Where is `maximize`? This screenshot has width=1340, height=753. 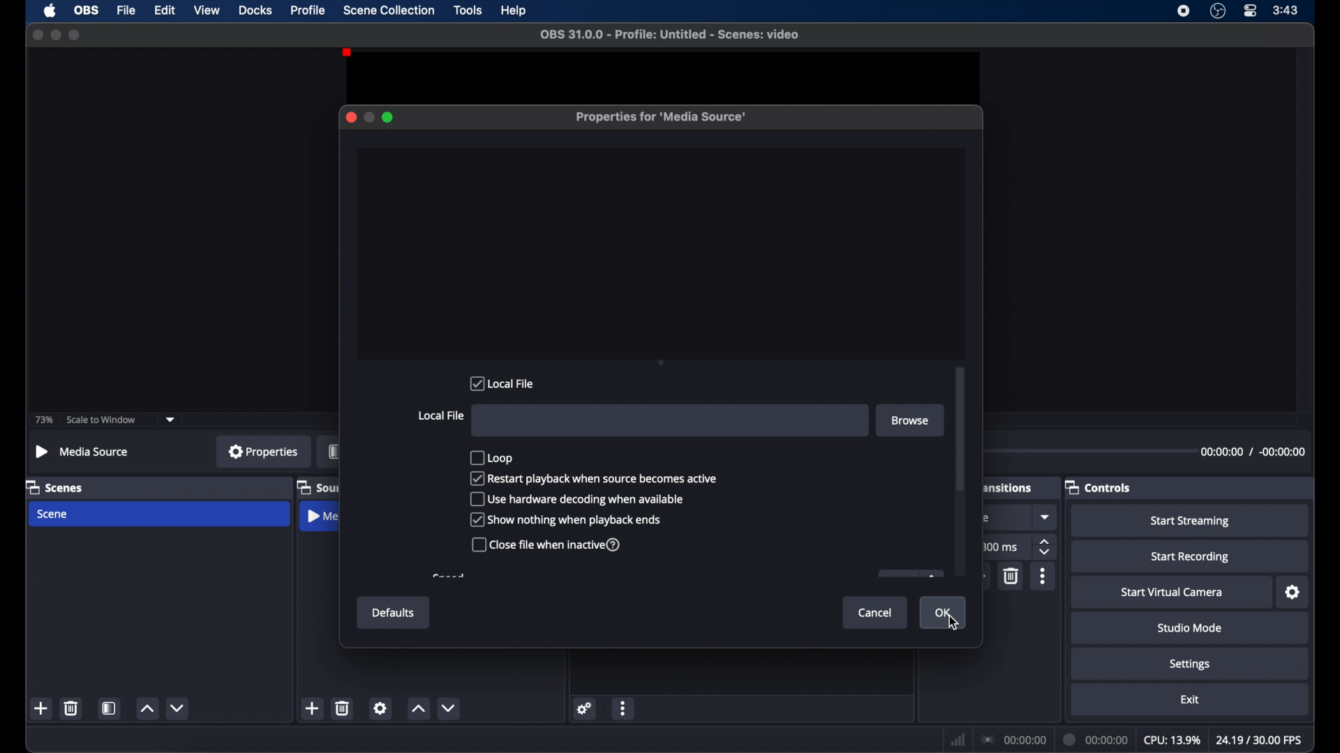
maximize is located at coordinates (76, 35).